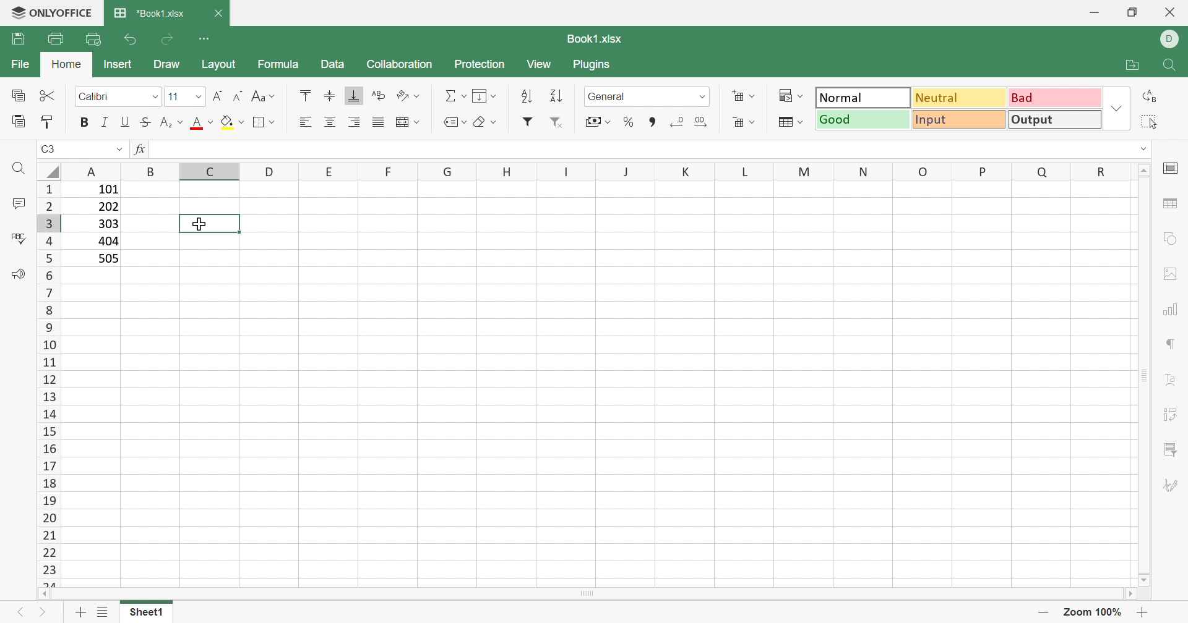 This screenshot has width=1188, height=623. What do you see at coordinates (107, 224) in the screenshot?
I see `303` at bounding box center [107, 224].